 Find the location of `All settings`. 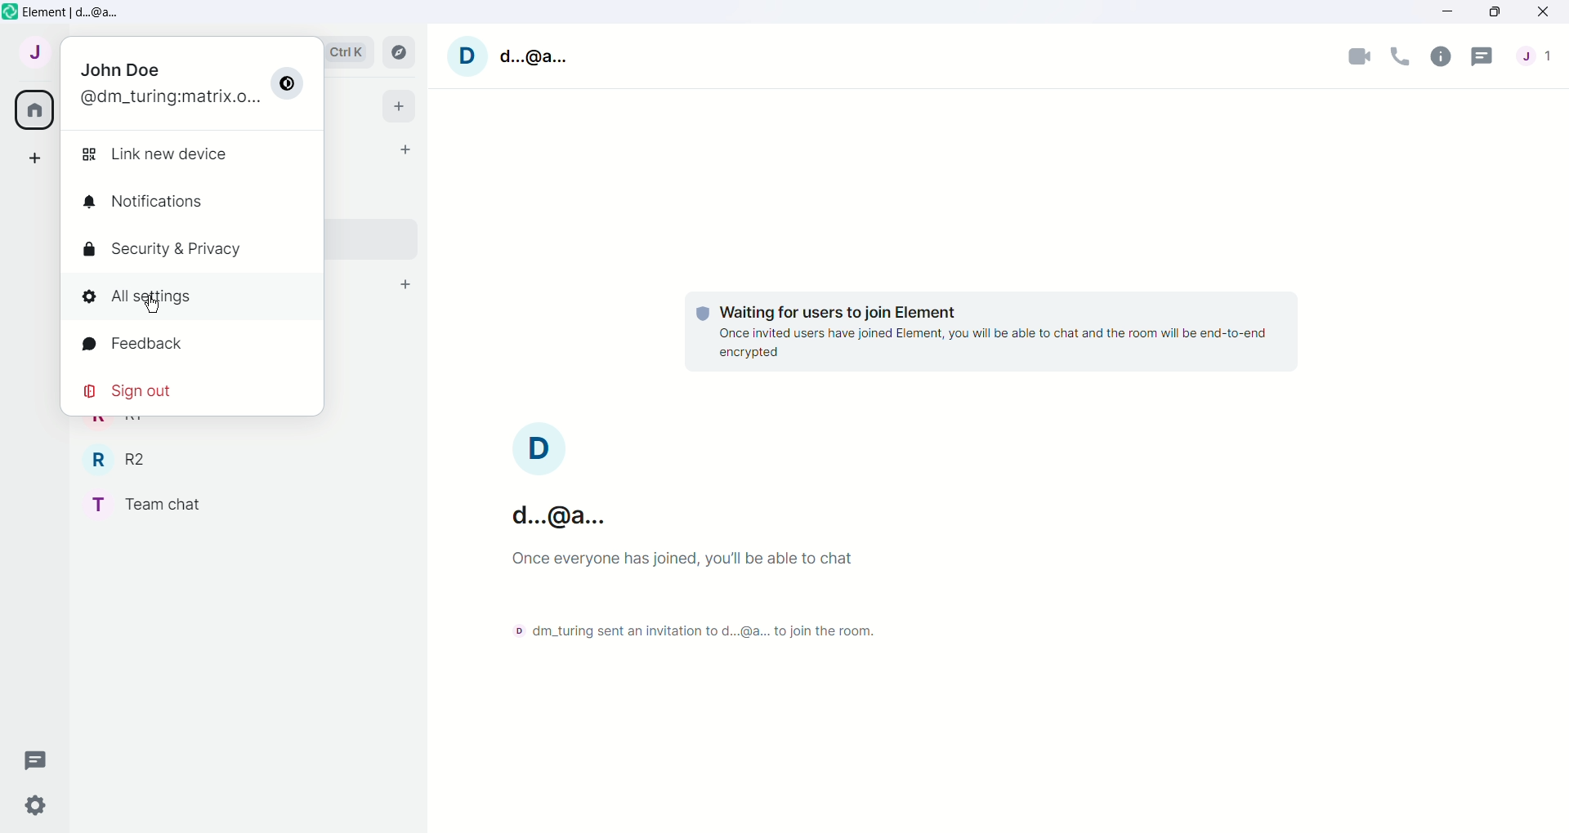

All settings is located at coordinates (192, 296).